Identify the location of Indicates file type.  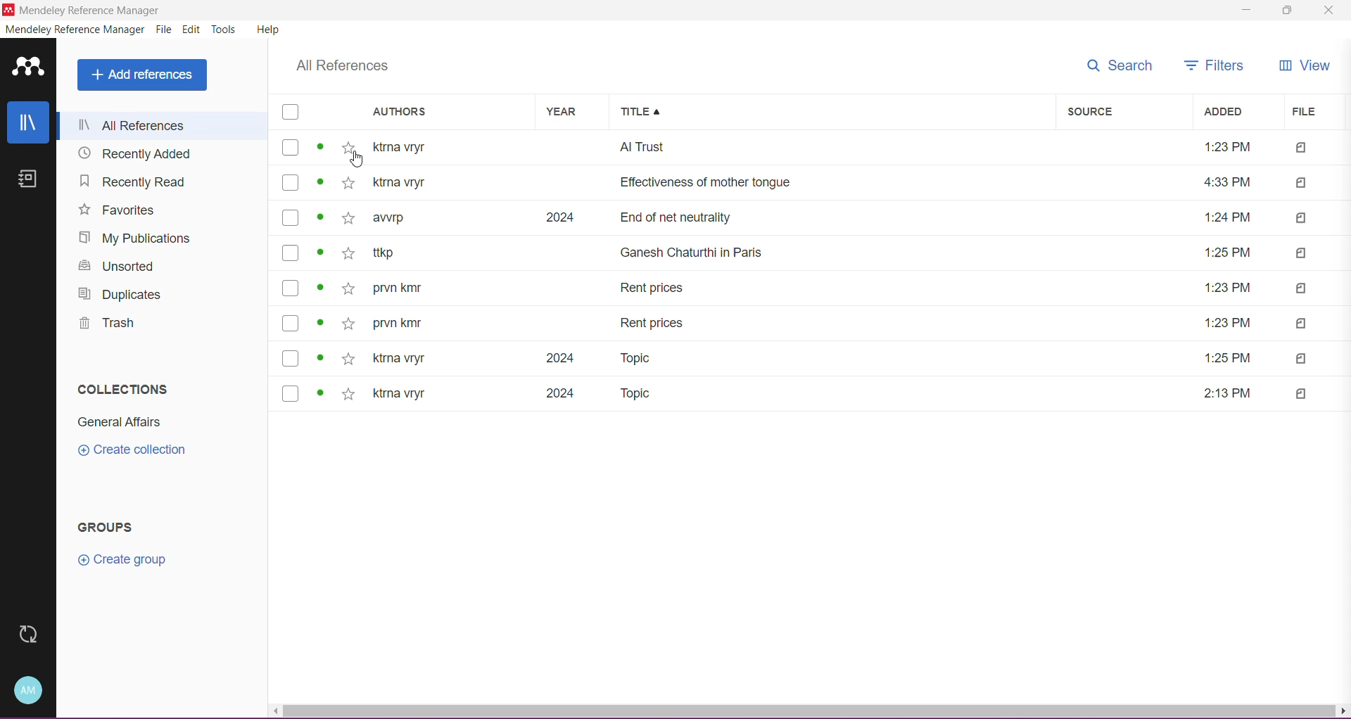
(1302, 253).